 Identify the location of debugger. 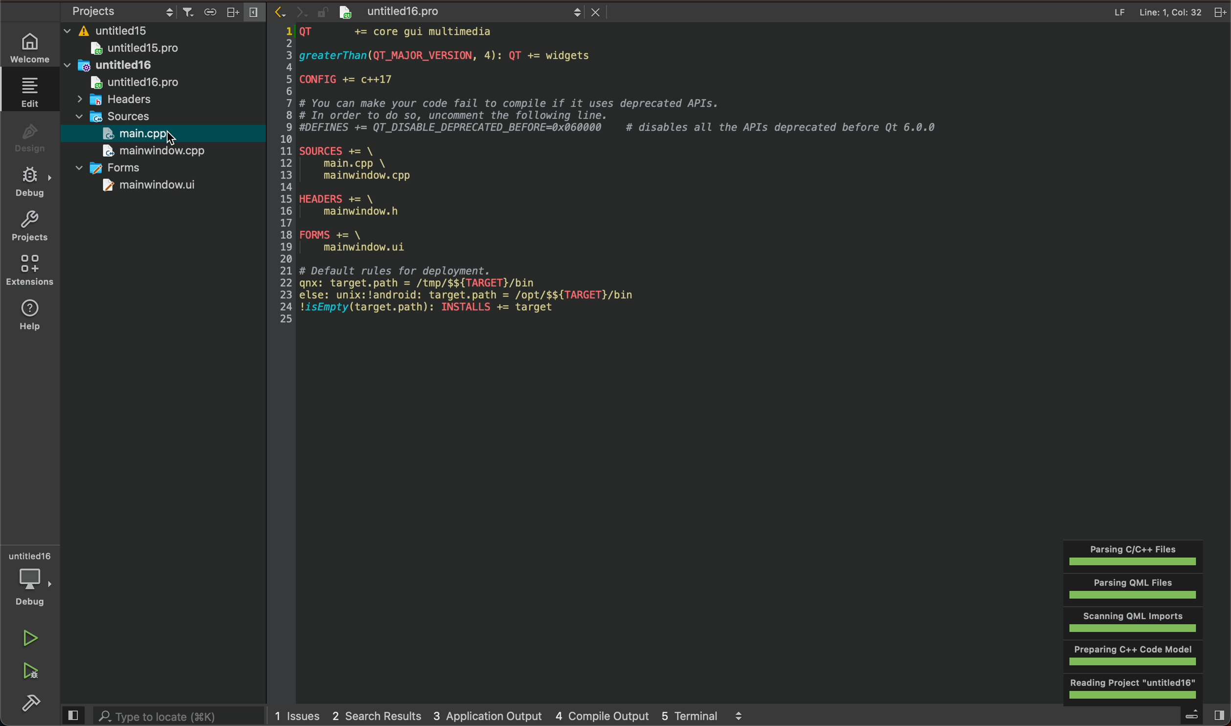
(33, 580).